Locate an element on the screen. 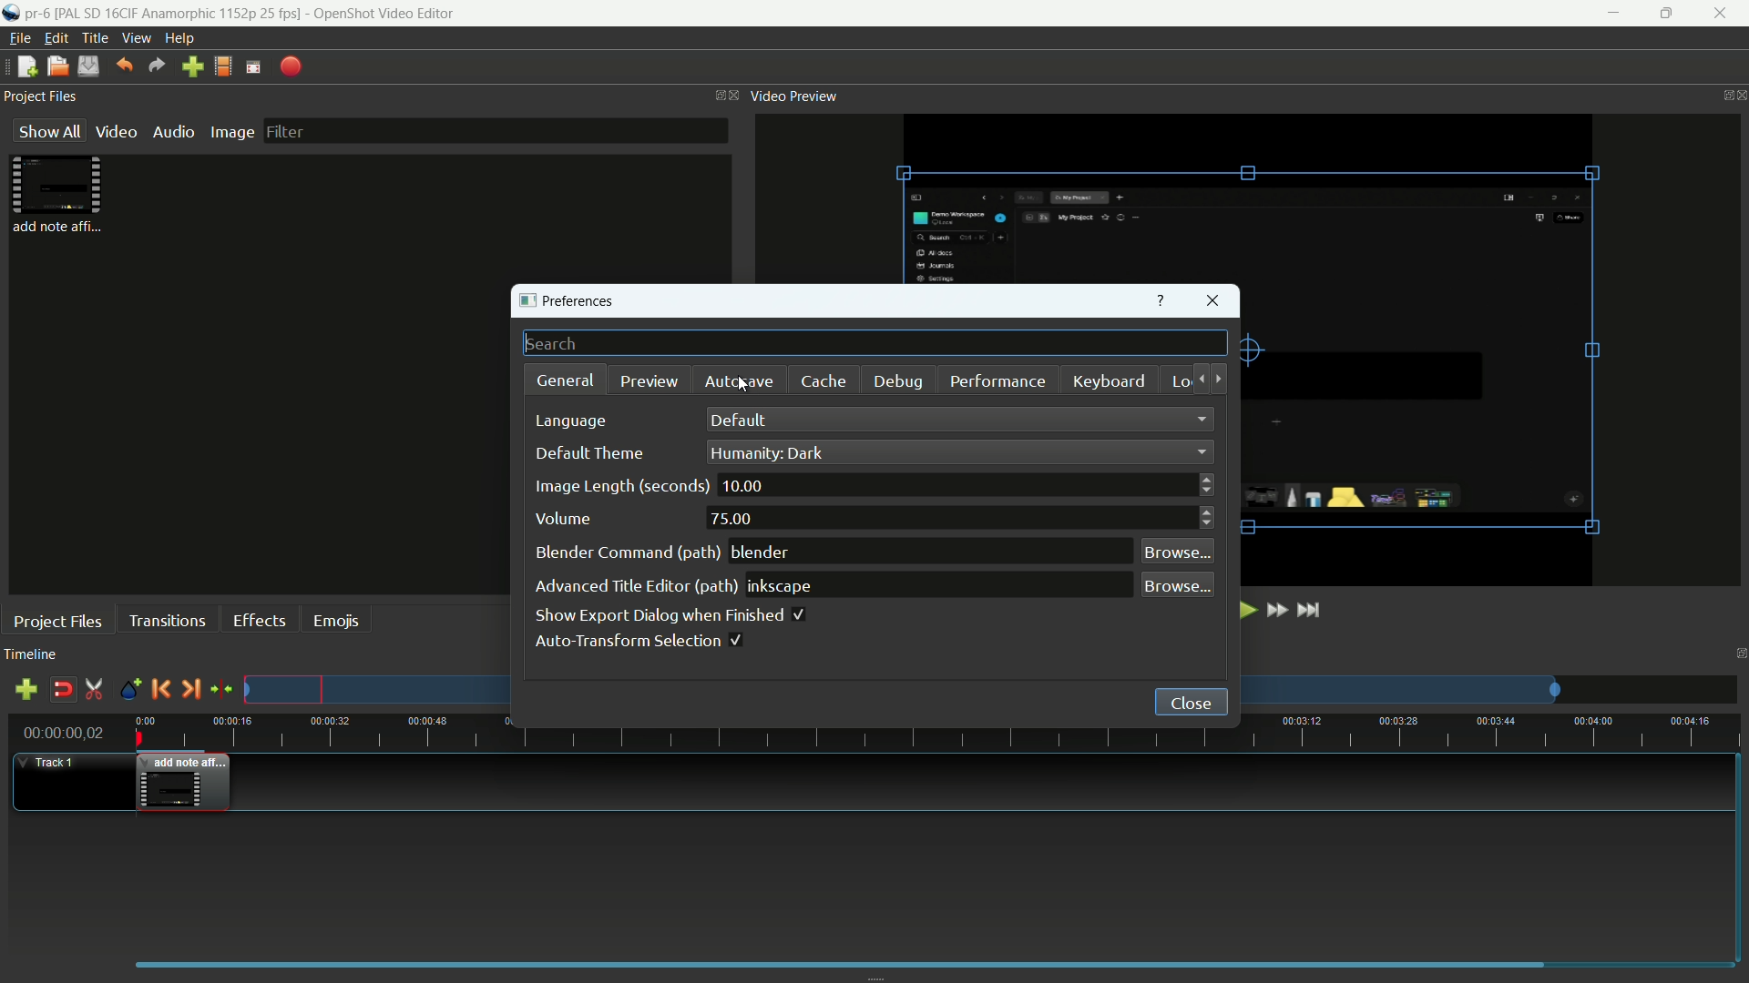 This screenshot has width=1749, height=983. project files is located at coordinates (42, 96).